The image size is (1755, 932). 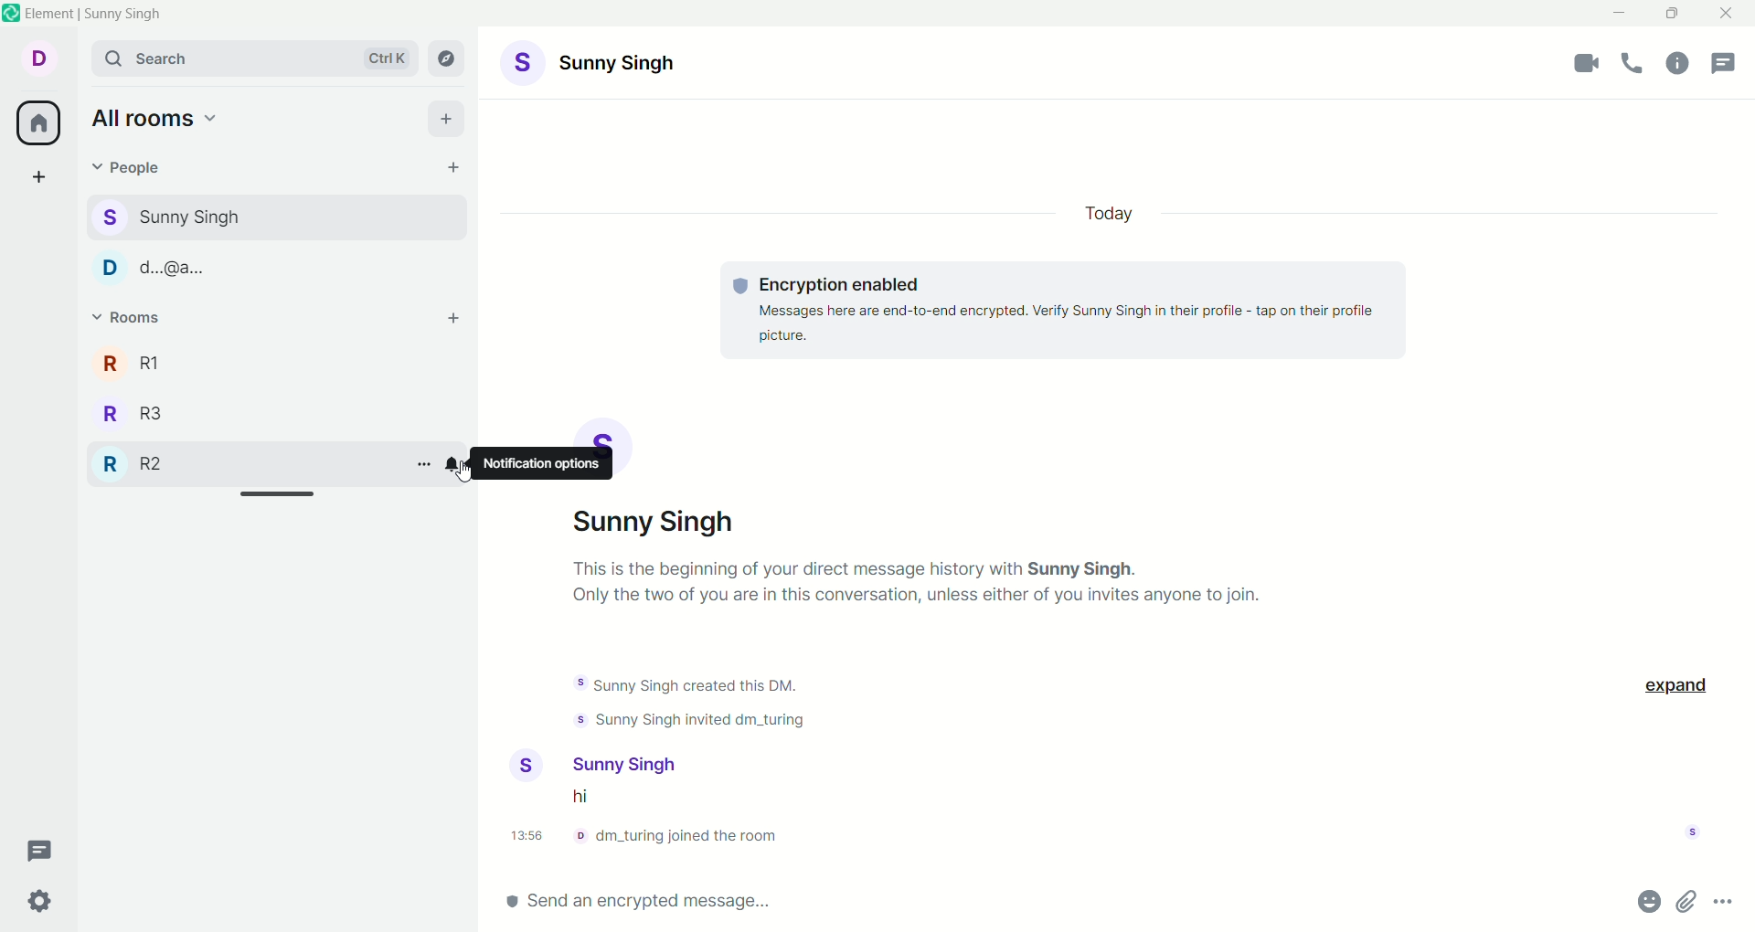 I want to click on create a space, so click(x=42, y=176).